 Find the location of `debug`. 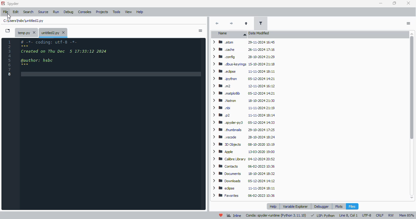

debug is located at coordinates (69, 12).